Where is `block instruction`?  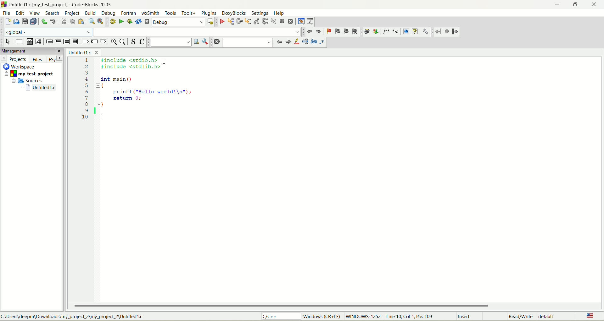
block instruction is located at coordinates (75, 41).